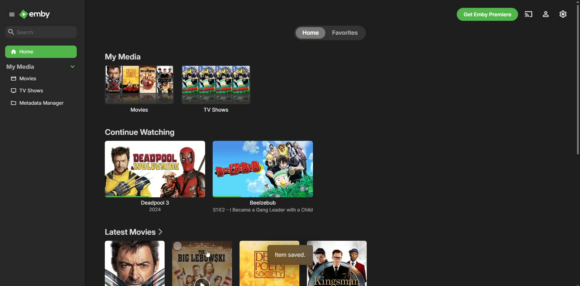 Image resolution: width=580 pixels, height=286 pixels. What do you see at coordinates (39, 32) in the screenshot?
I see `Search` at bounding box center [39, 32].